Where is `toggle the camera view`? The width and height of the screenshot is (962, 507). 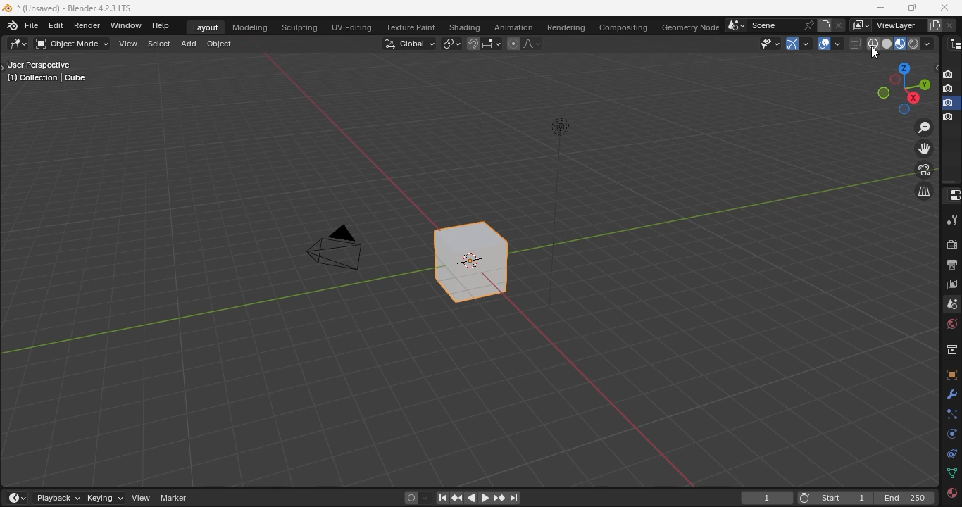
toggle the camera view is located at coordinates (923, 170).